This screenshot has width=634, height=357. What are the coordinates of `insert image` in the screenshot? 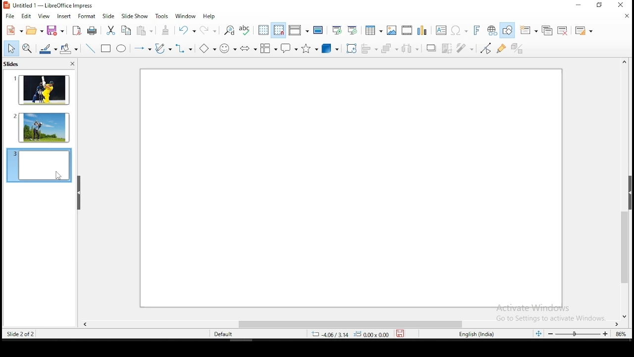 It's located at (392, 30).